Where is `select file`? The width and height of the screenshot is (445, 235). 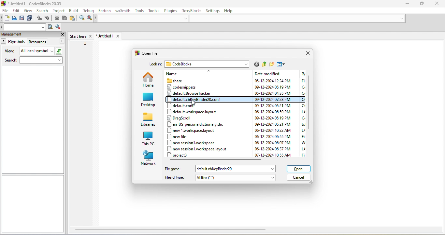 select file is located at coordinates (231, 99).